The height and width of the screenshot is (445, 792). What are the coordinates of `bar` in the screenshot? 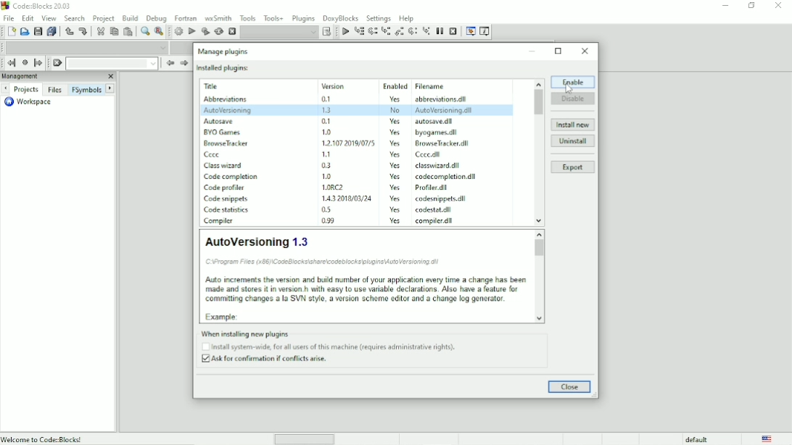 It's located at (305, 440).